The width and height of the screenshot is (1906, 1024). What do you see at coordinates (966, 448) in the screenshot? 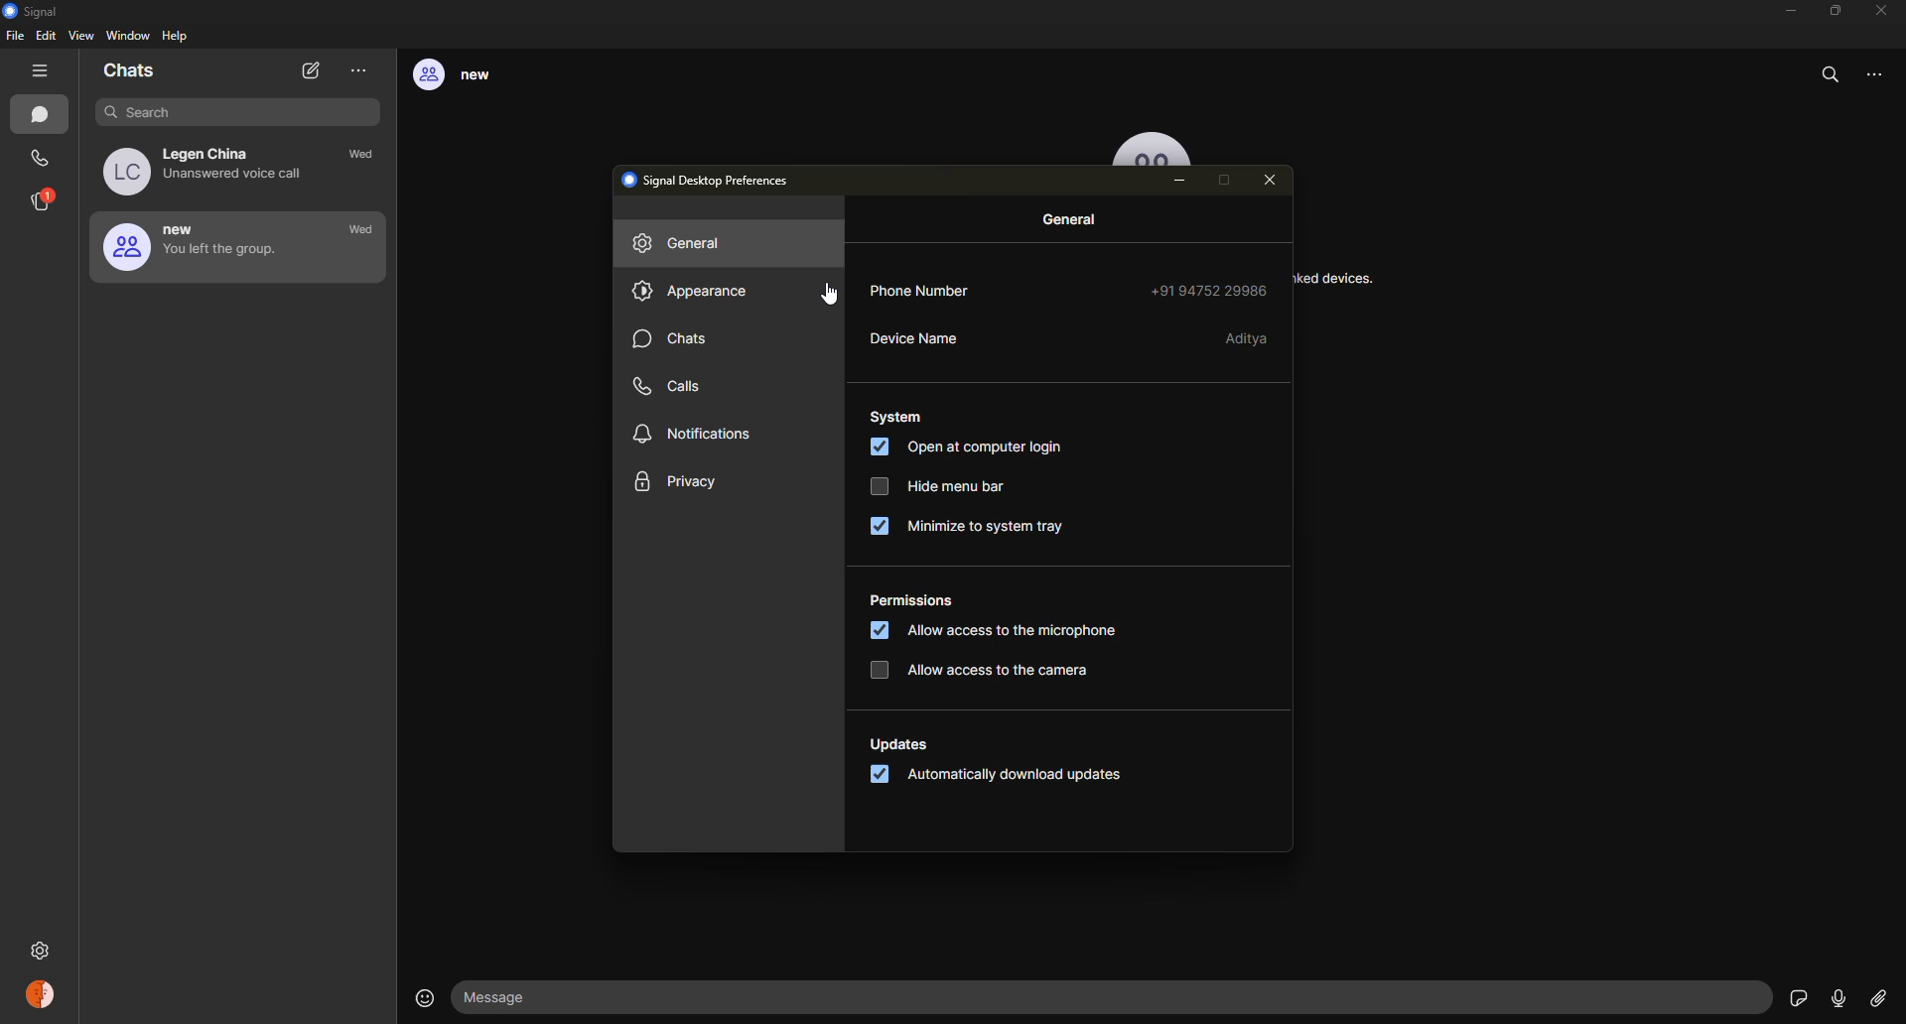
I see `open at login` at bounding box center [966, 448].